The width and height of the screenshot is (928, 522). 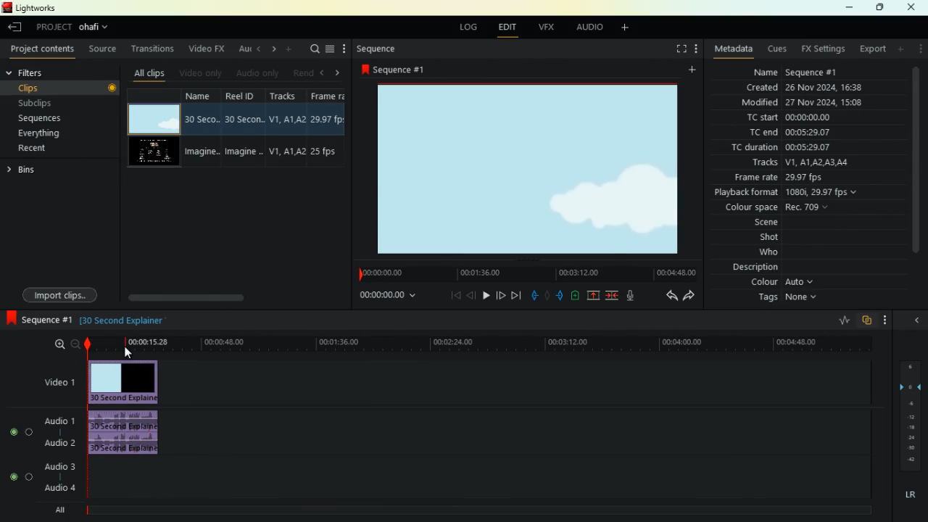 What do you see at coordinates (679, 50) in the screenshot?
I see `screen` at bounding box center [679, 50].